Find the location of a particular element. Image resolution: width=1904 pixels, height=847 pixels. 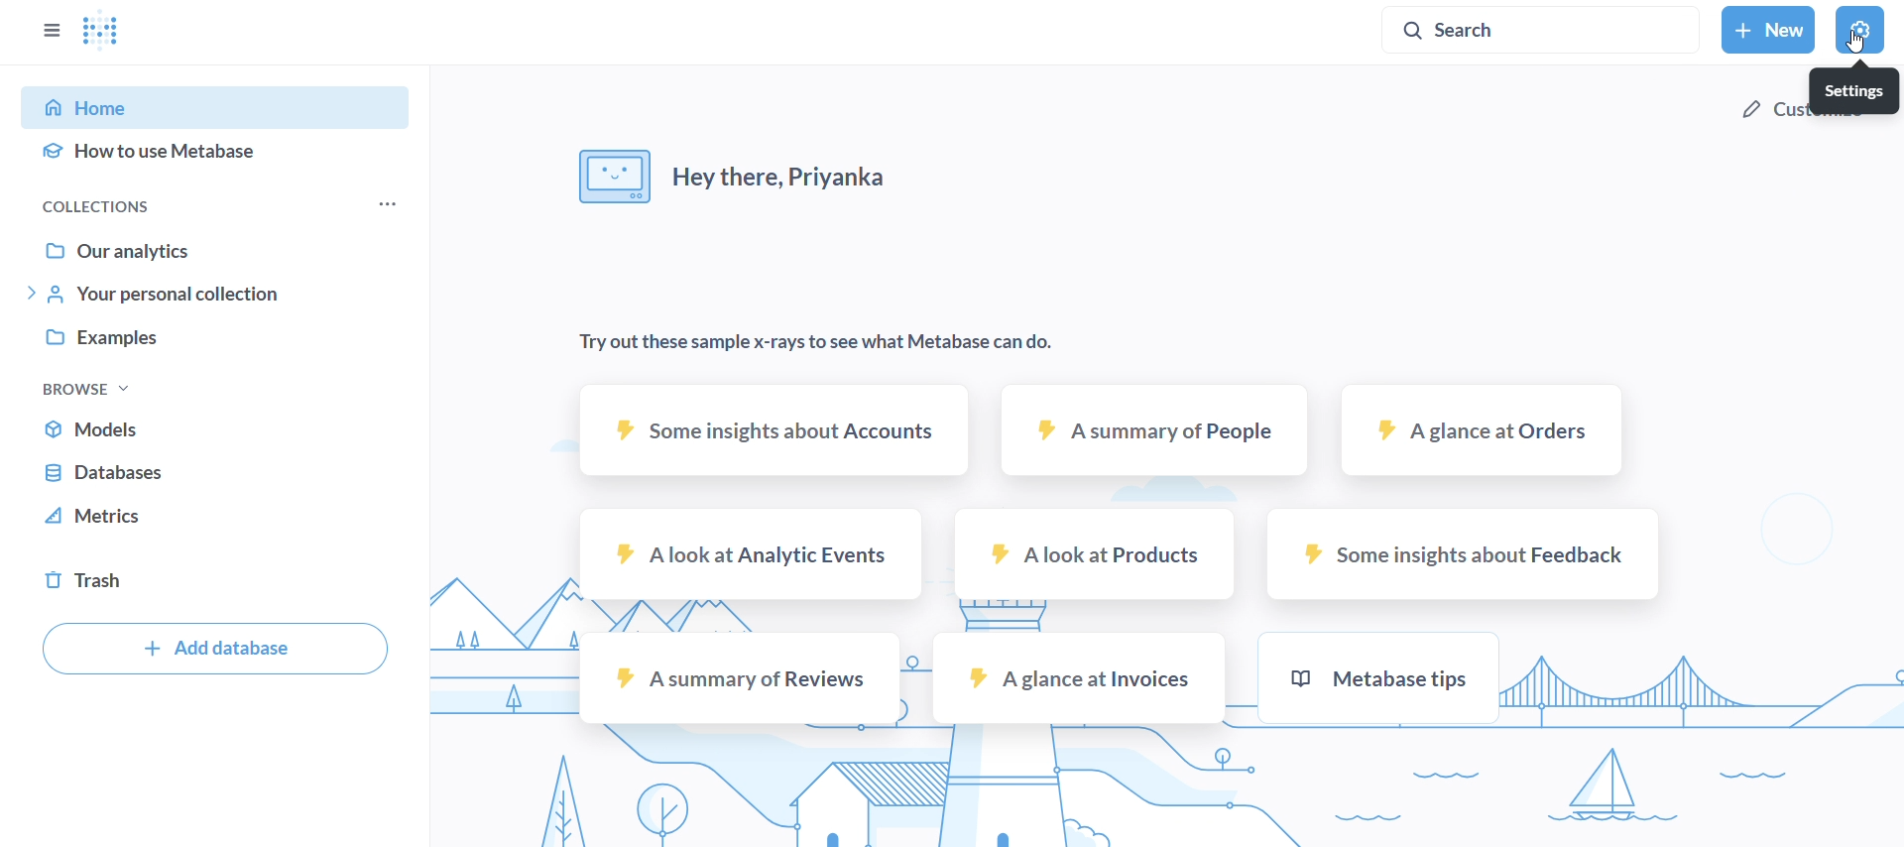

home is located at coordinates (222, 105).